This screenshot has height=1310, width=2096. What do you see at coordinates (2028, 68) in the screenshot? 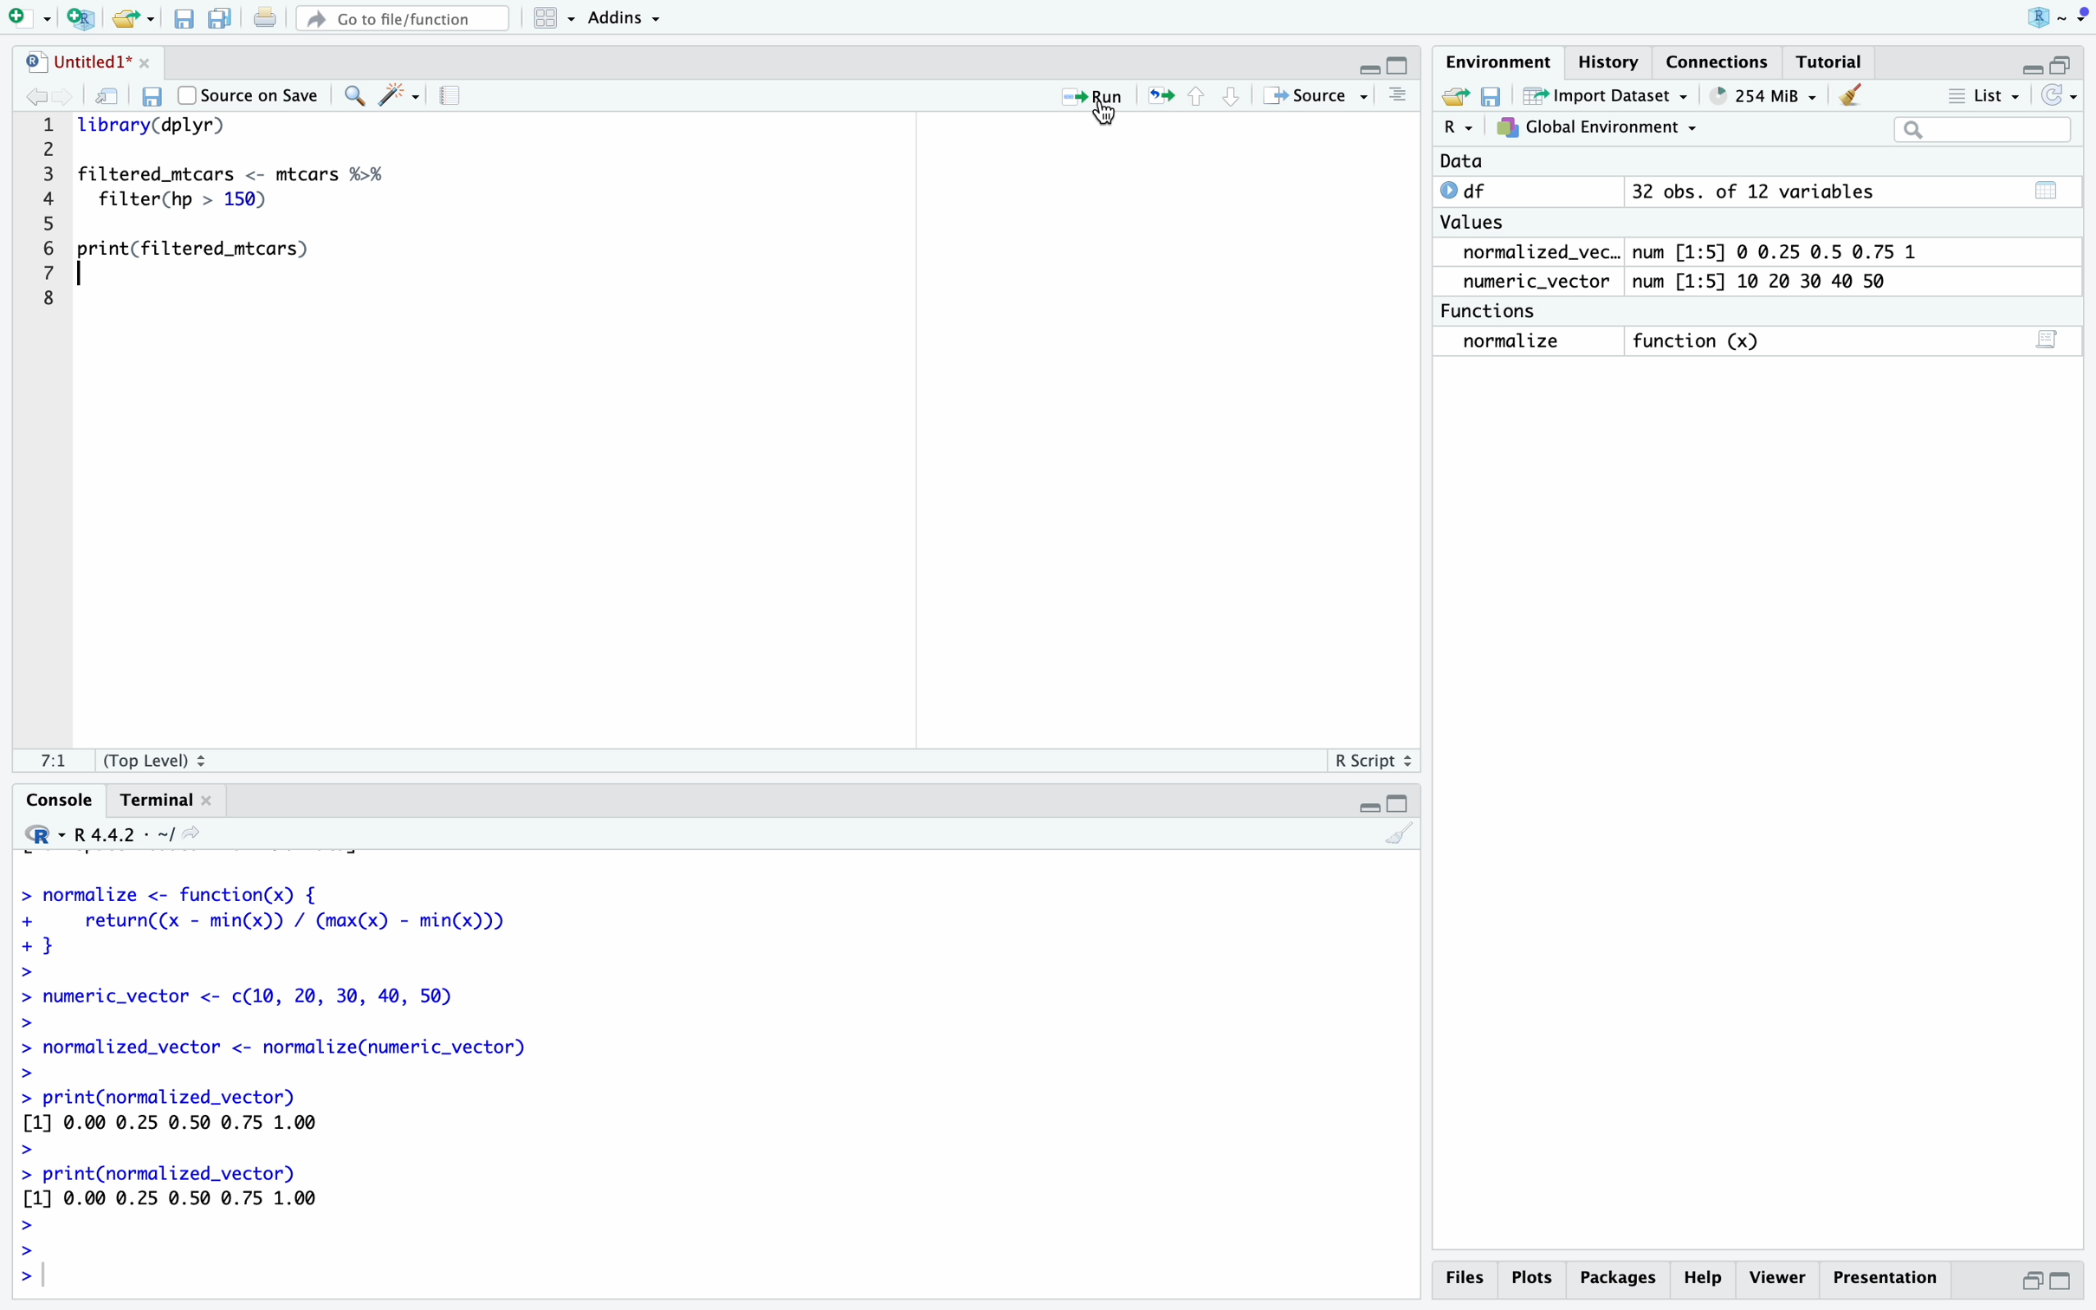
I see `minimize` at bounding box center [2028, 68].